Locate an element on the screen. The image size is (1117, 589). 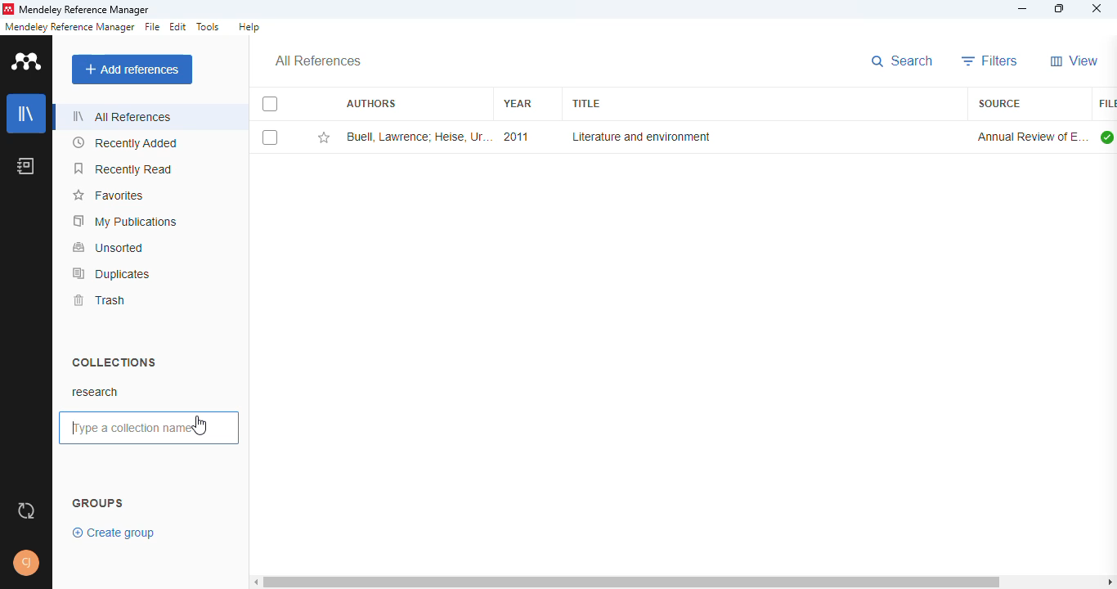
logo is located at coordinates (27, 61).